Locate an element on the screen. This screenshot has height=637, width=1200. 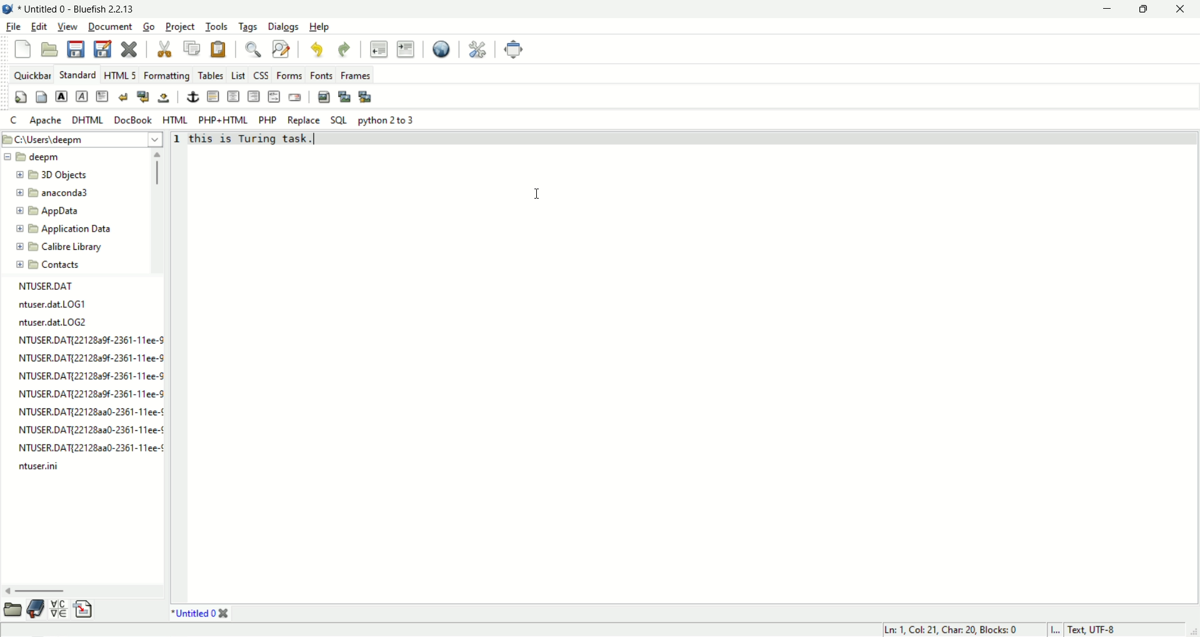
file path is located at coordinates (83, 138).